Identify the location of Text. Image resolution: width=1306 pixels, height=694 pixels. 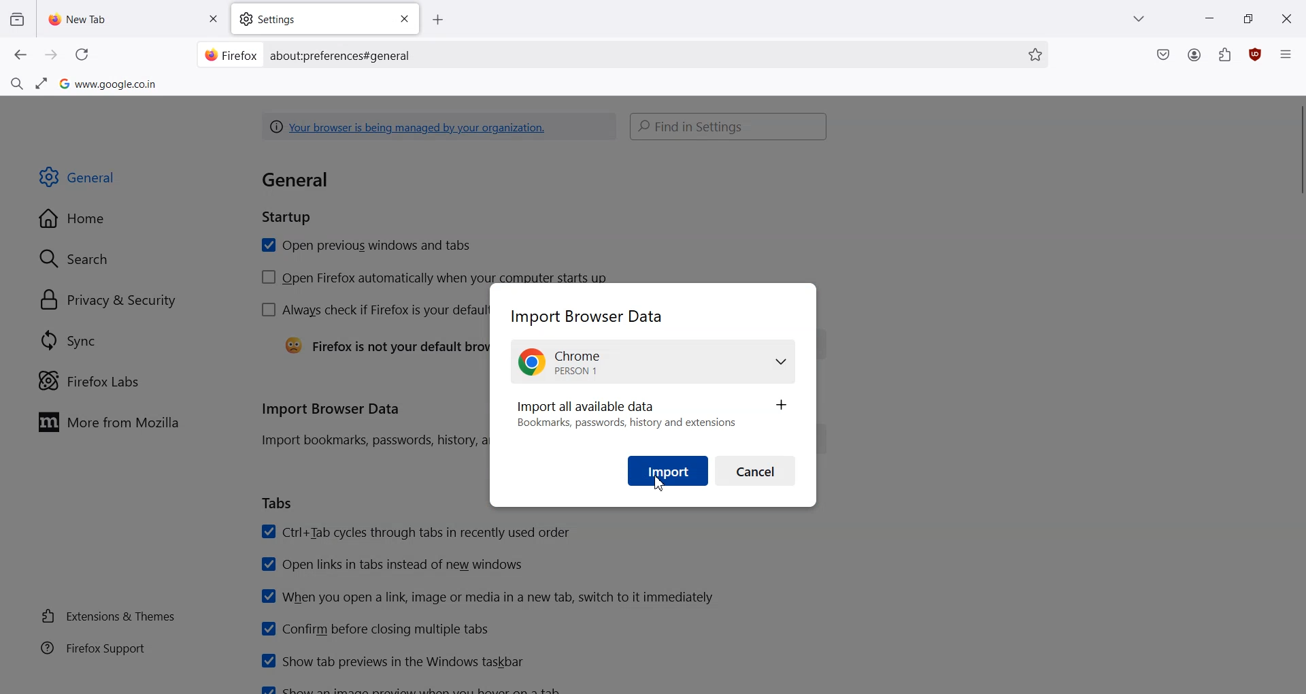
(309, 196).